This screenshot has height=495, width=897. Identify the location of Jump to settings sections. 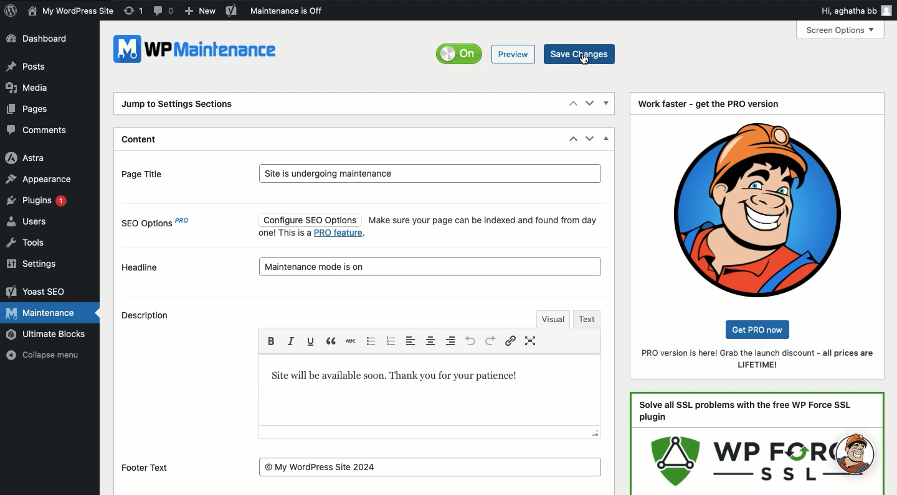
(181, 106).